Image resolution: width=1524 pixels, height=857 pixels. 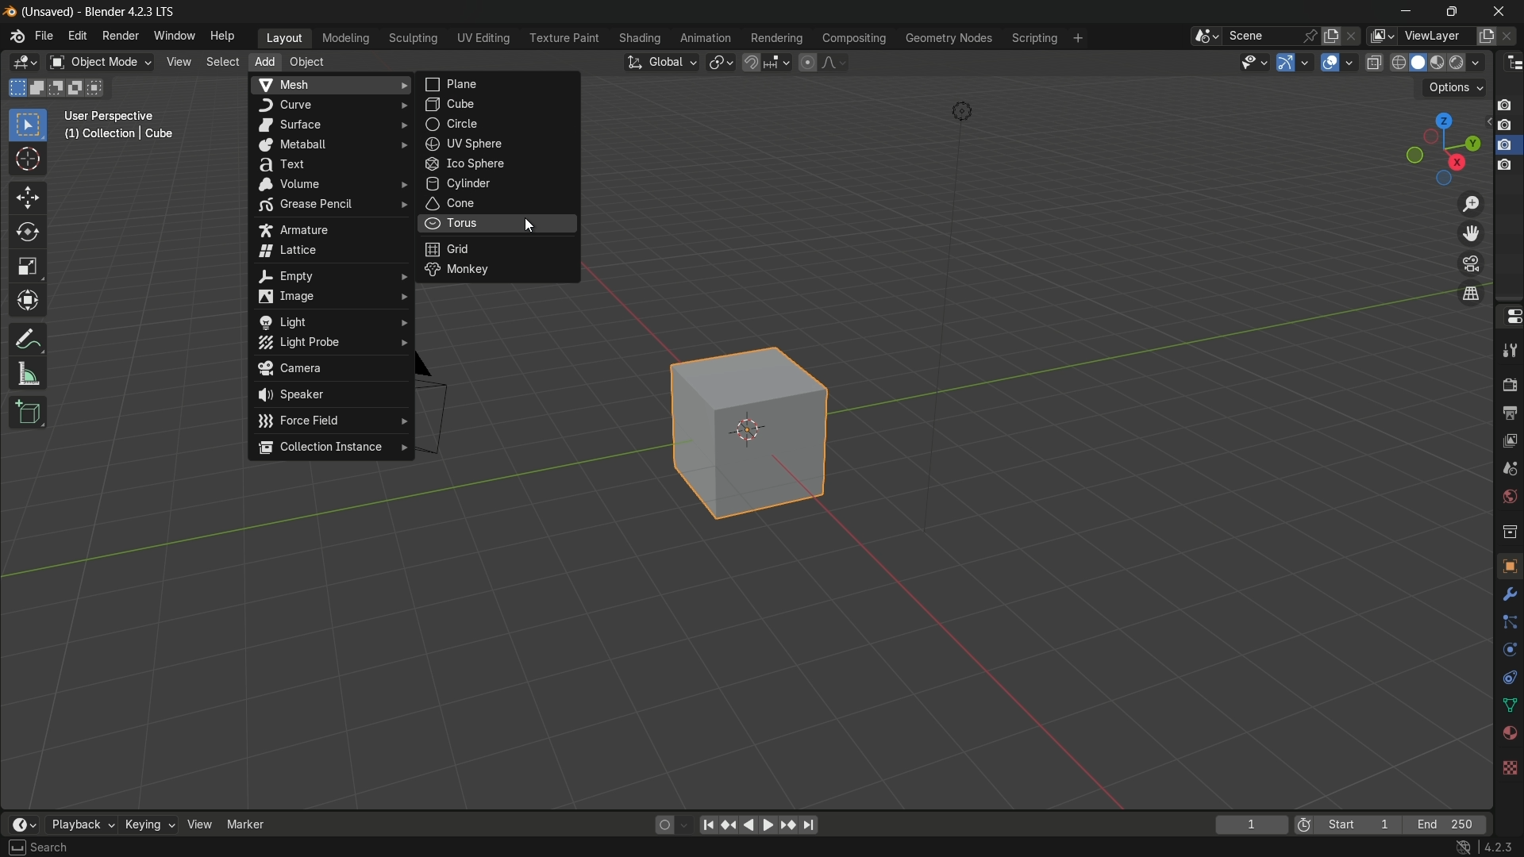 What do you see at coordinates (1260, 36) in the screenshot?
I see `scene` at bounding box center [1260, 36].